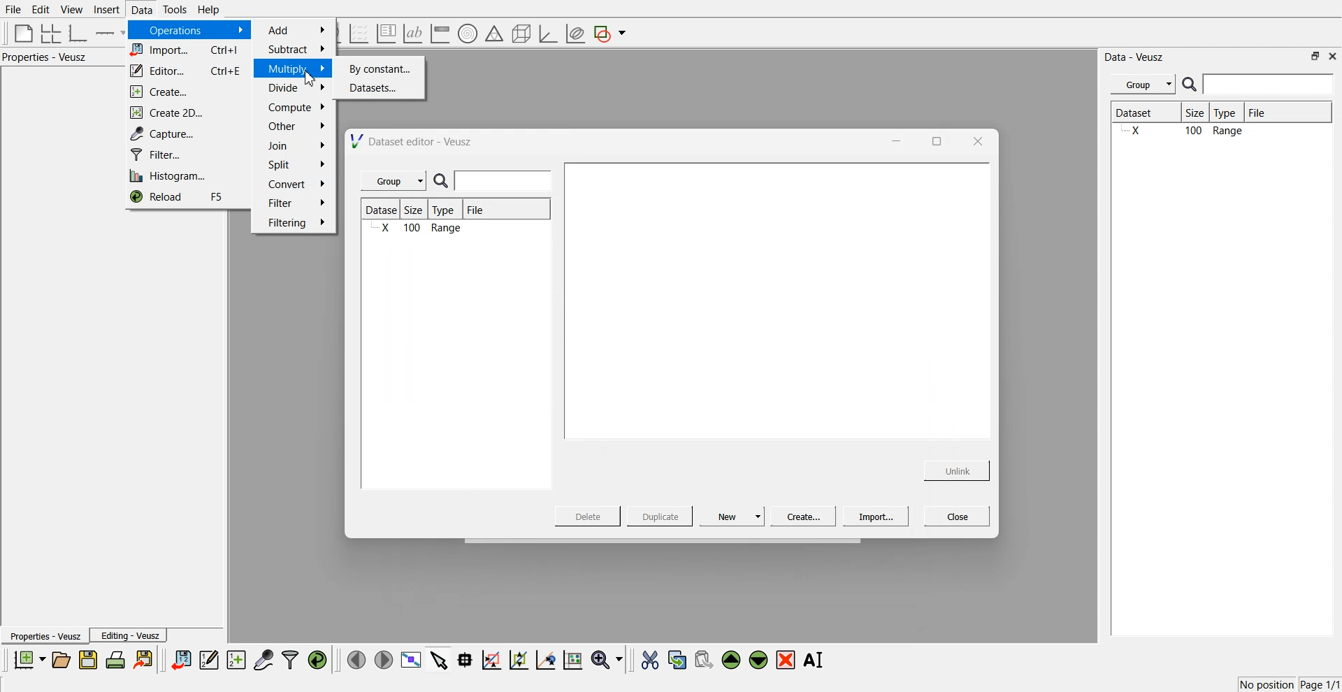 The height and width of the screenshot is (692, 1342). I want to click on Dataset, so click(383, 210).